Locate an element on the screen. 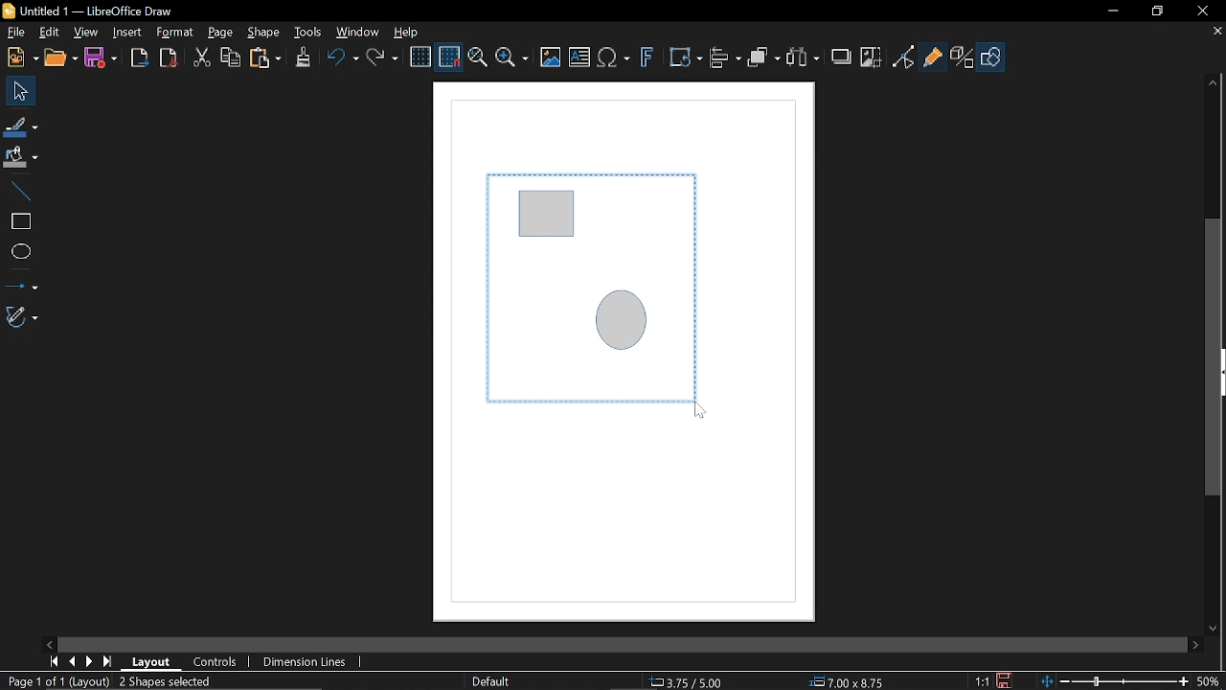 This screenshot has width=1226, height=690. Last page is located at coordinates (110, 662).